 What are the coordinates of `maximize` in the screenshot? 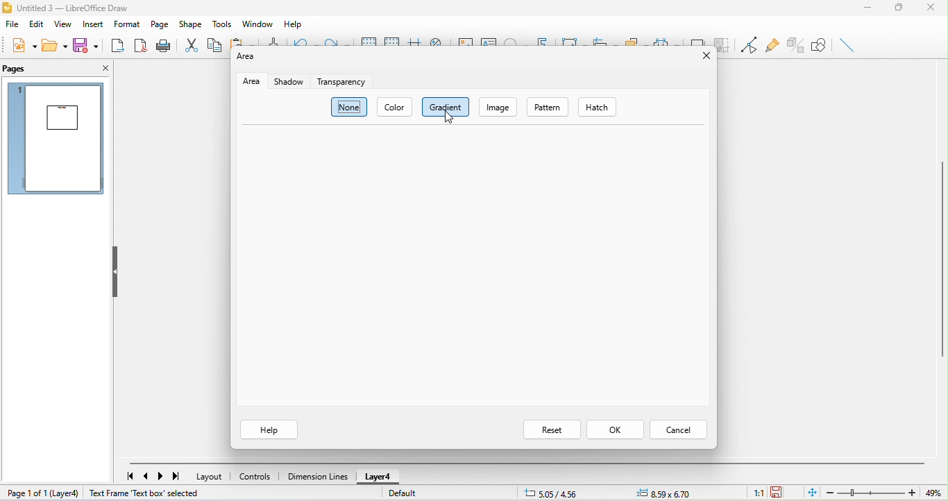 It's located at (899, 8).